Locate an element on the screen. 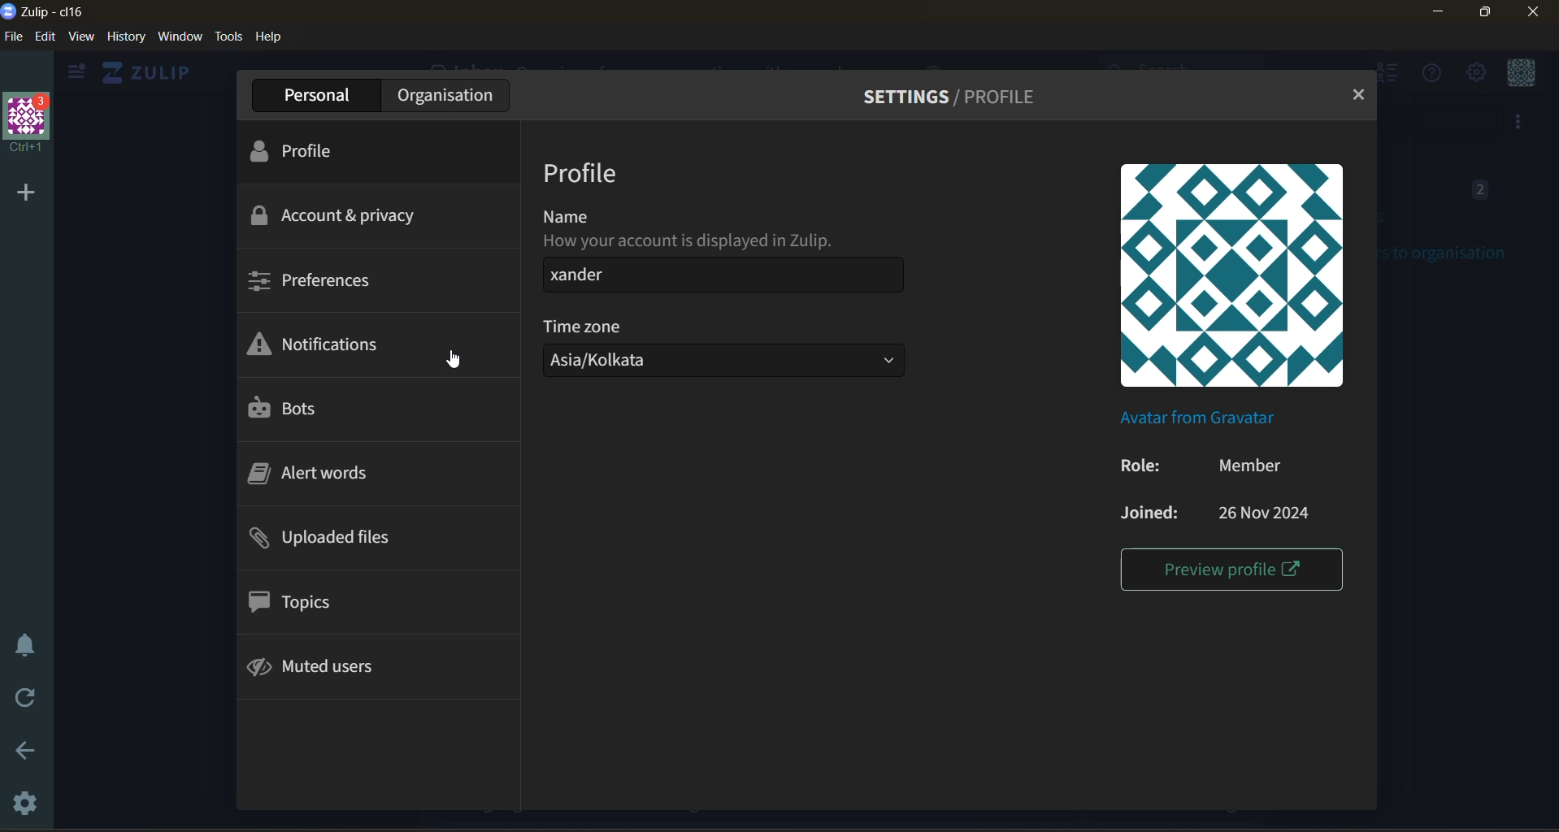  window is located at coordinates (180, 36).